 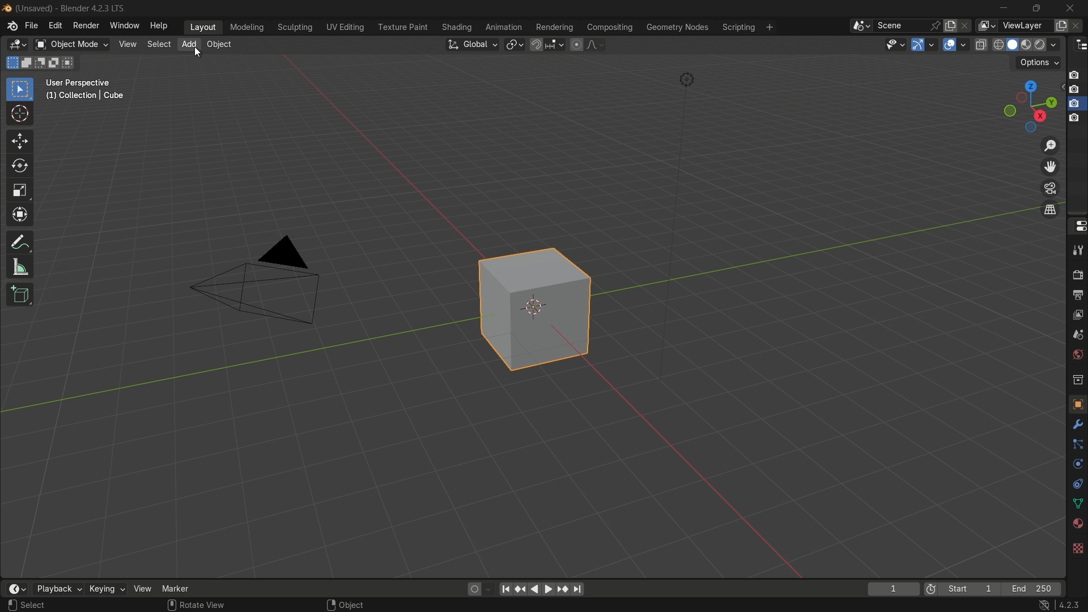 I want to click on overlays, so click(x=963, y=44).